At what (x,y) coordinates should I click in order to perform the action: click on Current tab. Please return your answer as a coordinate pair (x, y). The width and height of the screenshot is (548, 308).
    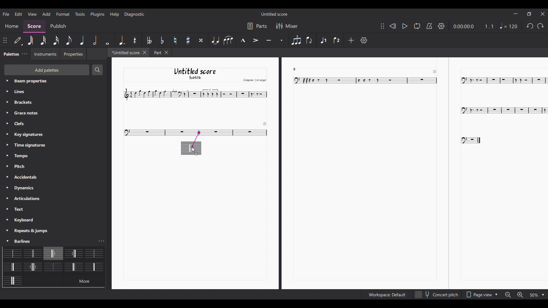
    Looking at the image, I should click on (124, 52).